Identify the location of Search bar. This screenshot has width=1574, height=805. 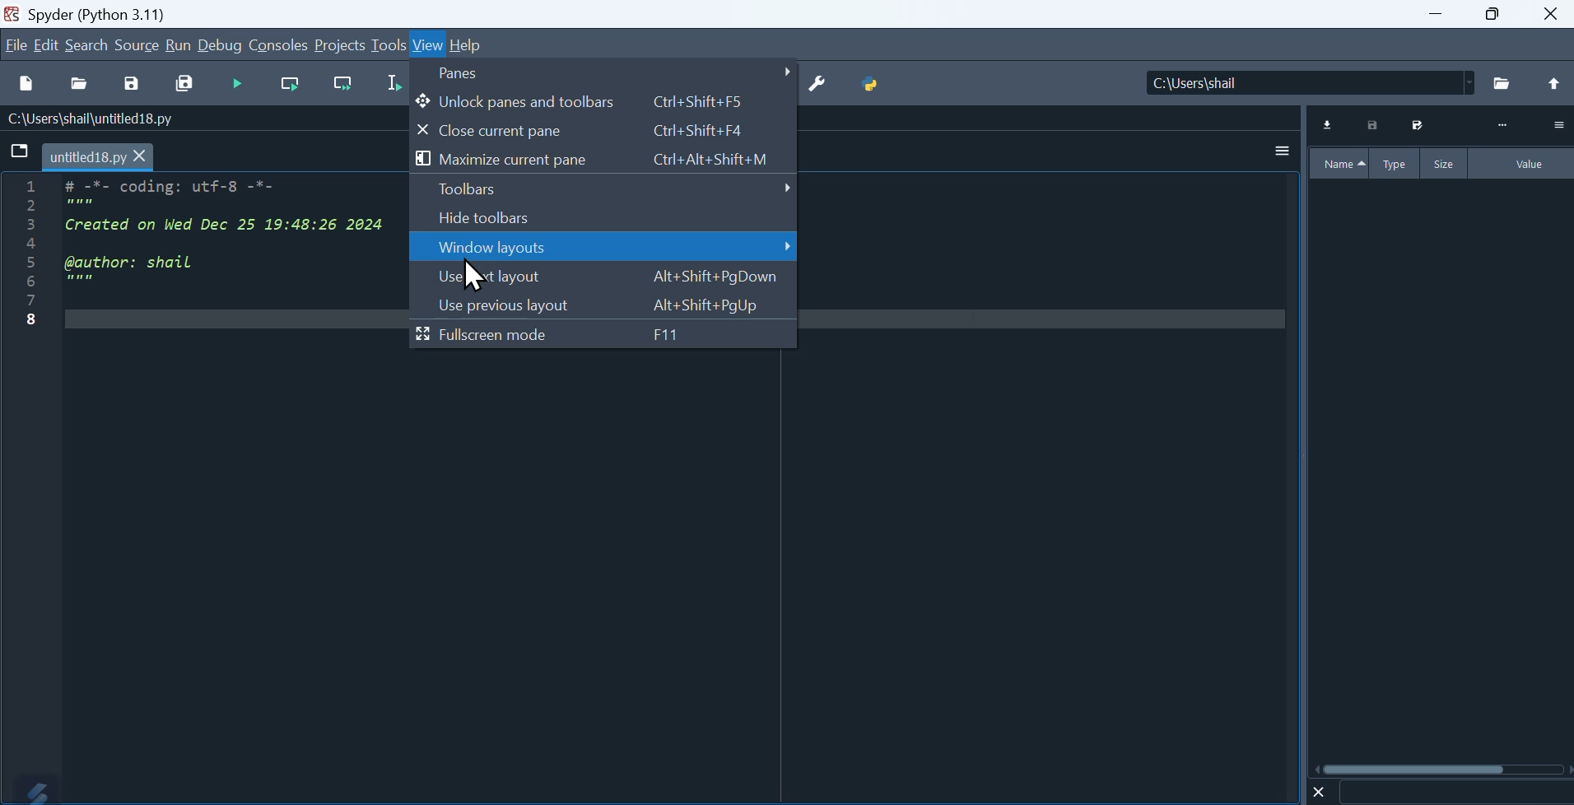
(1455, 793).